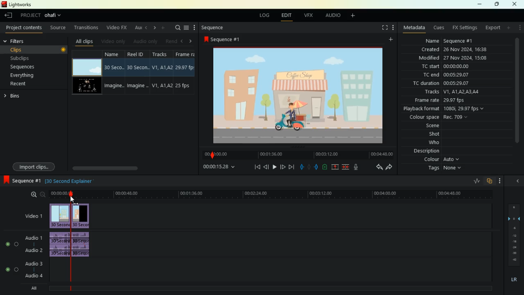 This screenshot has height=295, width=524. What do you see at coordinates (29, 66) in the screenshot?
I see `sequences` at bounding box center [29, 66].